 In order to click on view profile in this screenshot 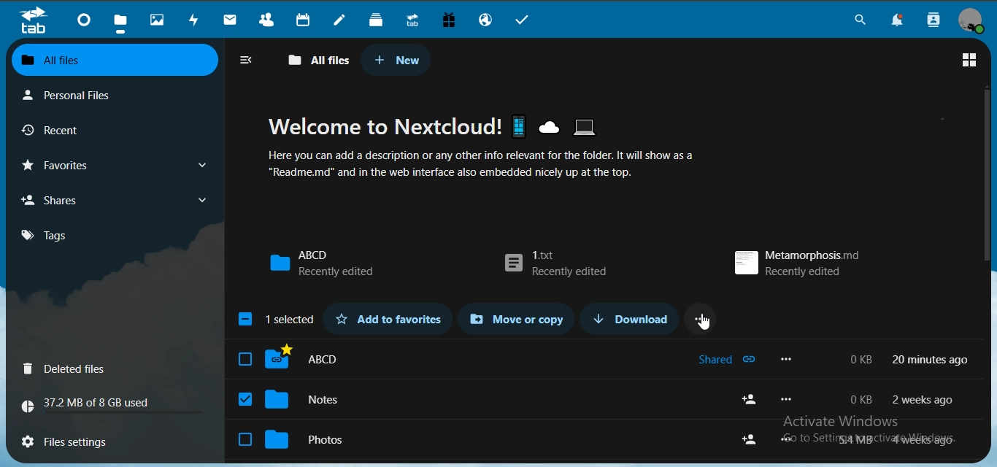, I will do `click(974, 20)`.